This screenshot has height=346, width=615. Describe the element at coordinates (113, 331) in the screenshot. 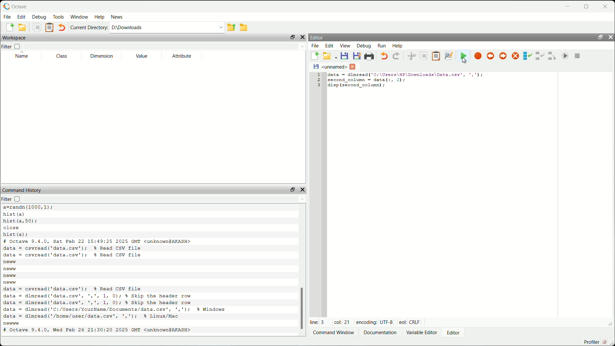

I see `octave version and date` at that location.